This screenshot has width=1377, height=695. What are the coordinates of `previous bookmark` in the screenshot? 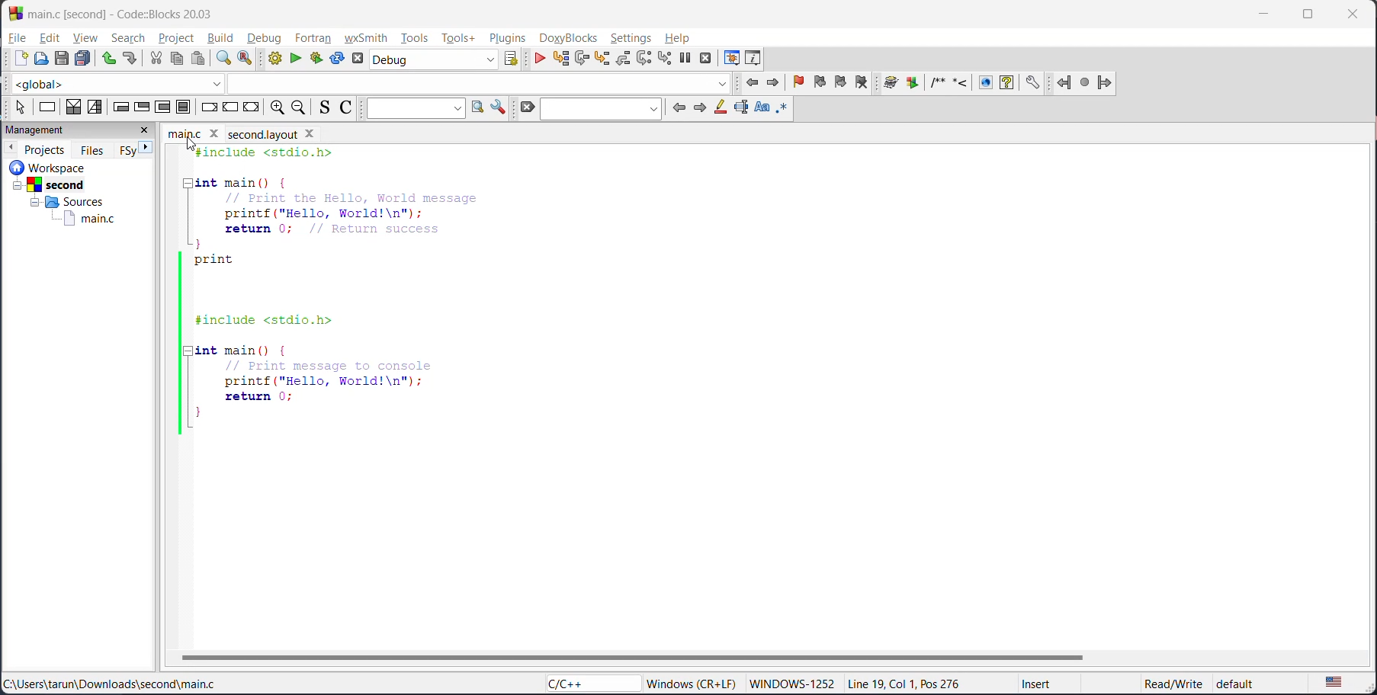 It's located at (820, 84).